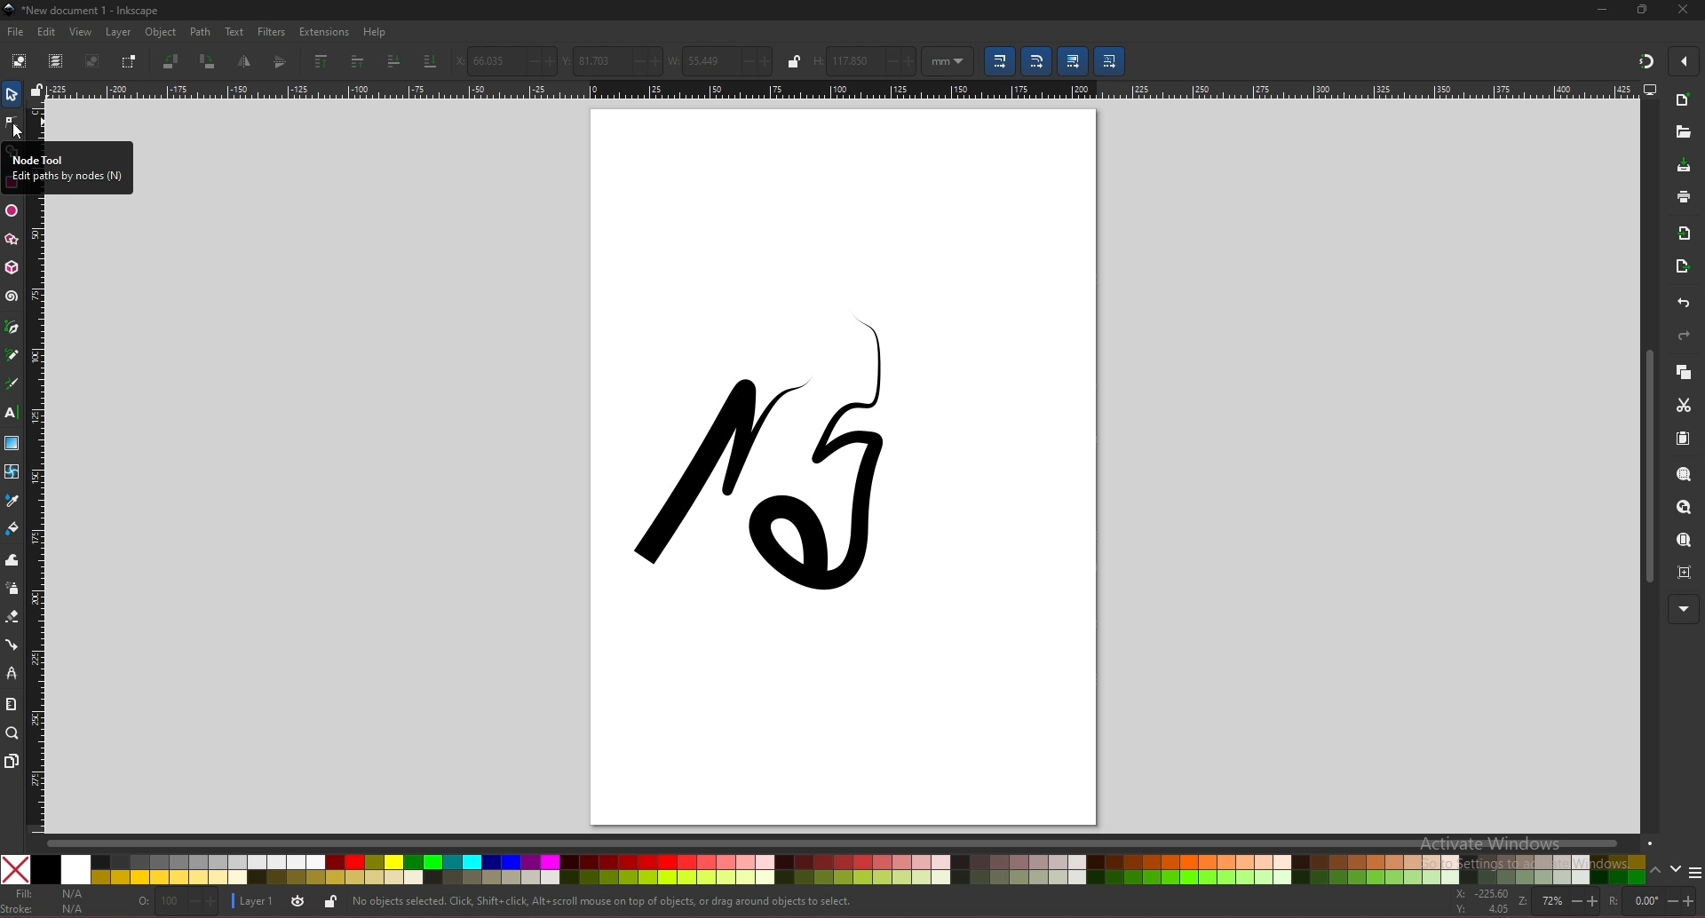 Image resolution: width=1705 pixels, height=918 pixels. I want to click on edit, so click(47, 32).